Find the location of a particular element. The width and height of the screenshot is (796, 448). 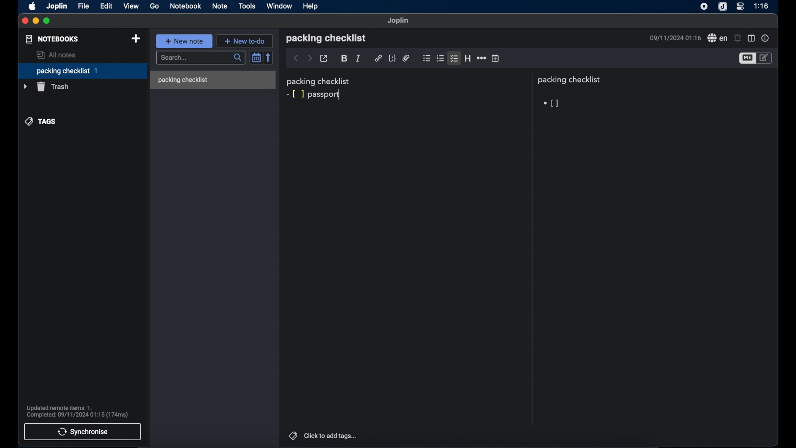

attach file is located at coordinates (406, 58).